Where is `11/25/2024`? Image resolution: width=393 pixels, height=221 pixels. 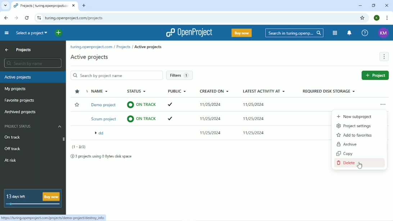
11/25/2024 is located at coordinates (255, 104).